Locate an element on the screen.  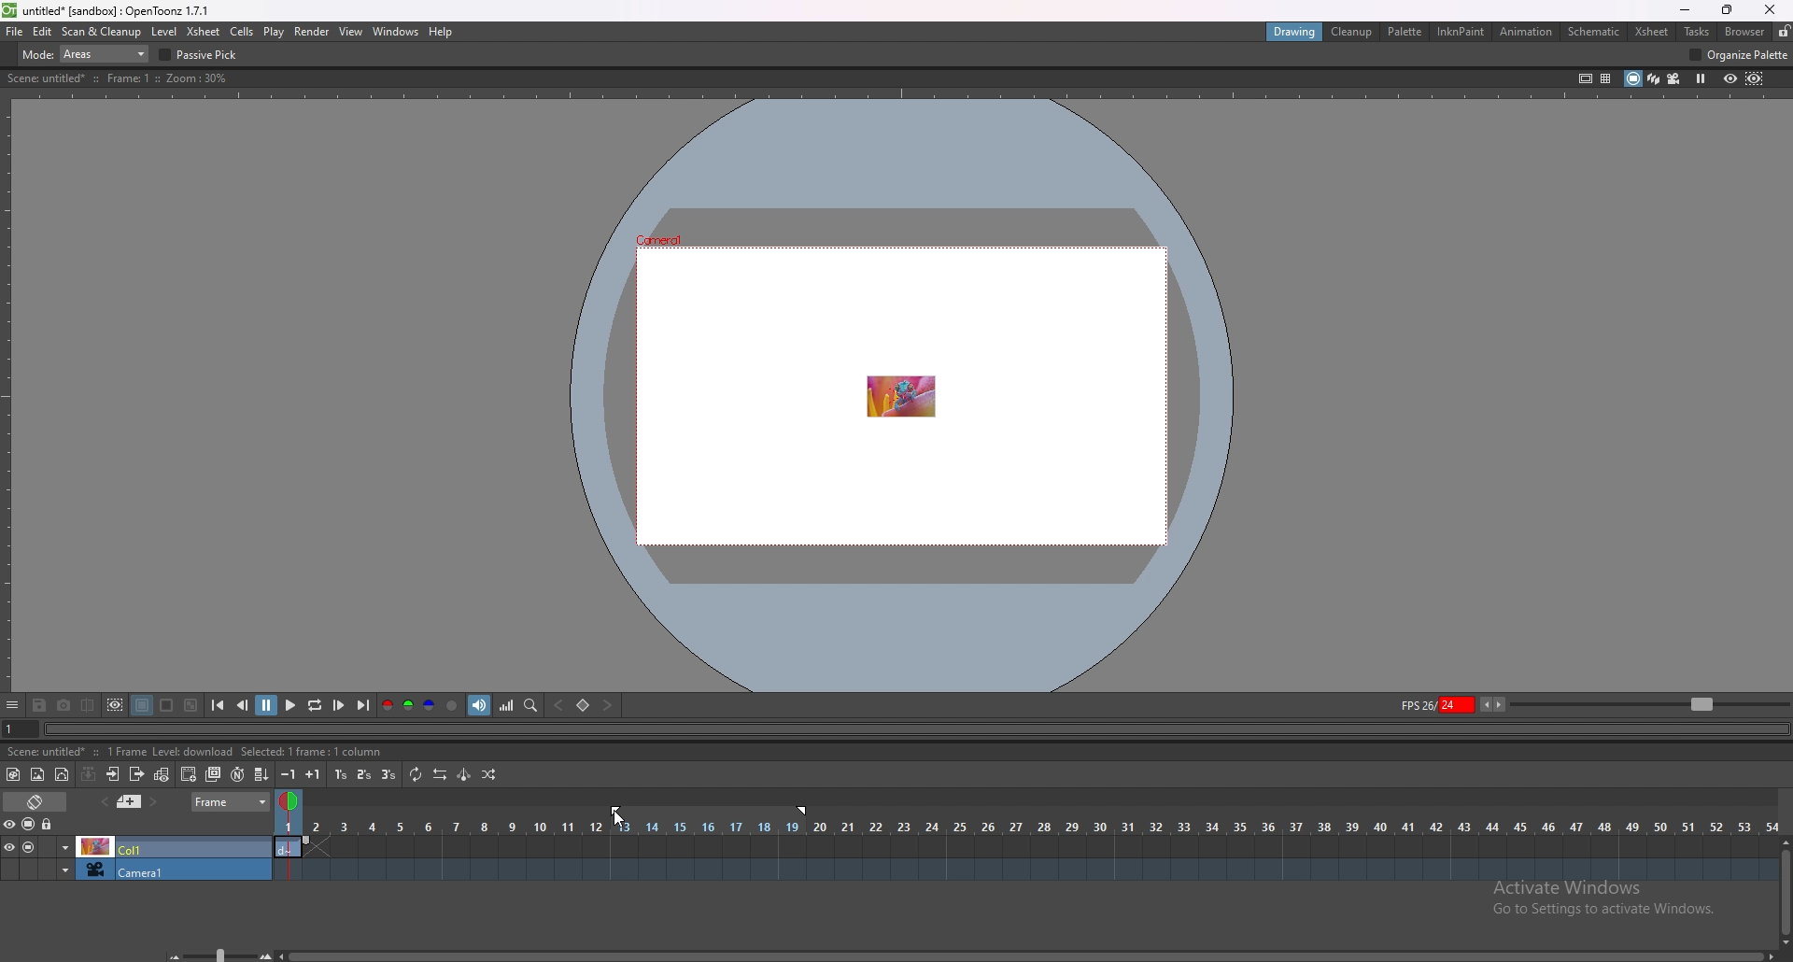
visibility toggle is located at coordinates (14, 825).